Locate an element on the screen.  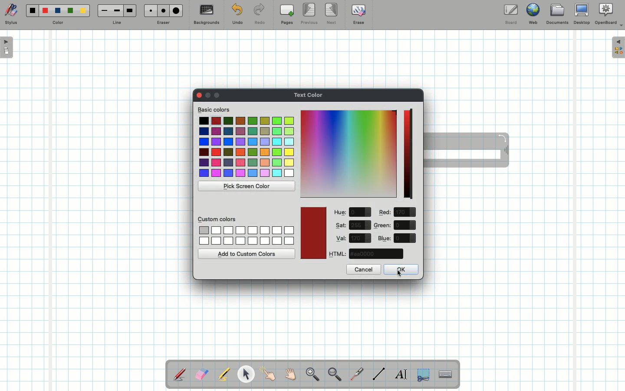
Text color is located at coordinates (309, 93).